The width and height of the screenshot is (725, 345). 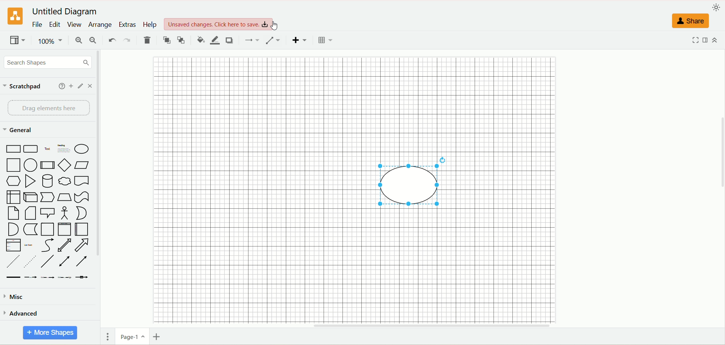 What do you see at coordinates (65, 261) in the screenshot?
I see `bidirectional connector` at bounding box center [65, 261].